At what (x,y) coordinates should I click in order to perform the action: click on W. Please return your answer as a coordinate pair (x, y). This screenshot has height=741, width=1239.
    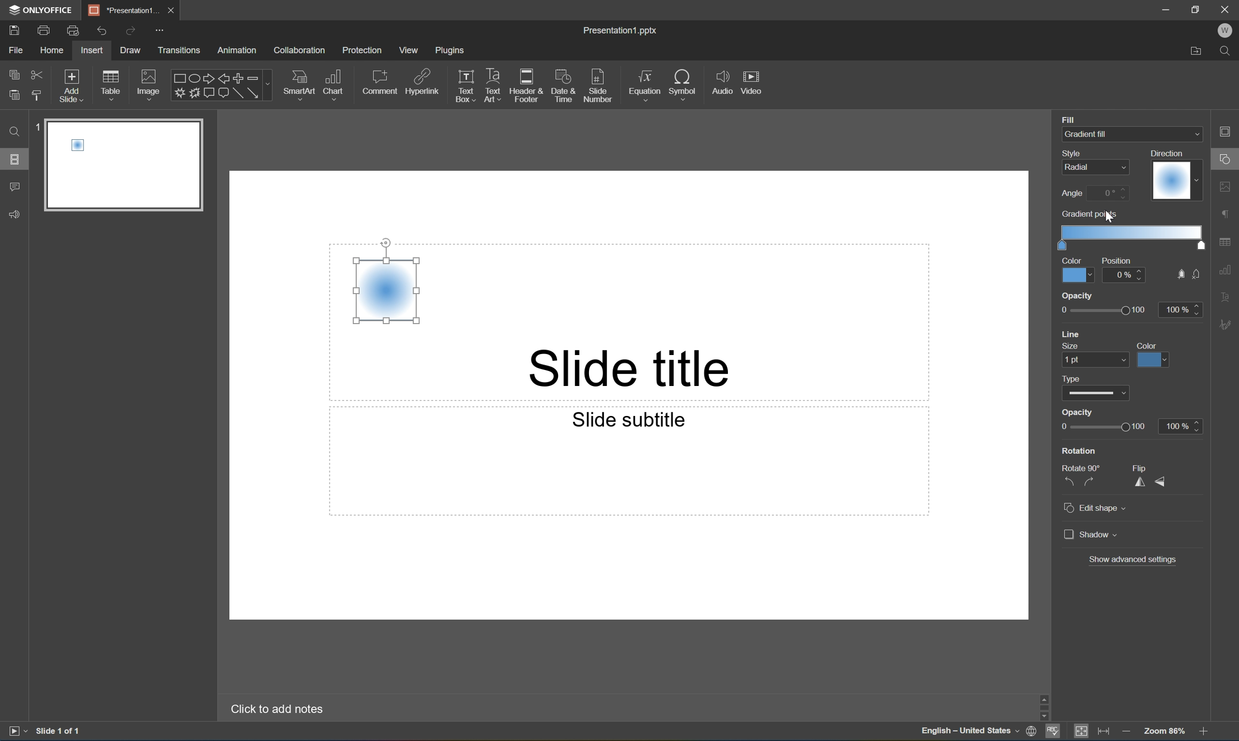
    Looking at the image, I should click on (1225, 30).